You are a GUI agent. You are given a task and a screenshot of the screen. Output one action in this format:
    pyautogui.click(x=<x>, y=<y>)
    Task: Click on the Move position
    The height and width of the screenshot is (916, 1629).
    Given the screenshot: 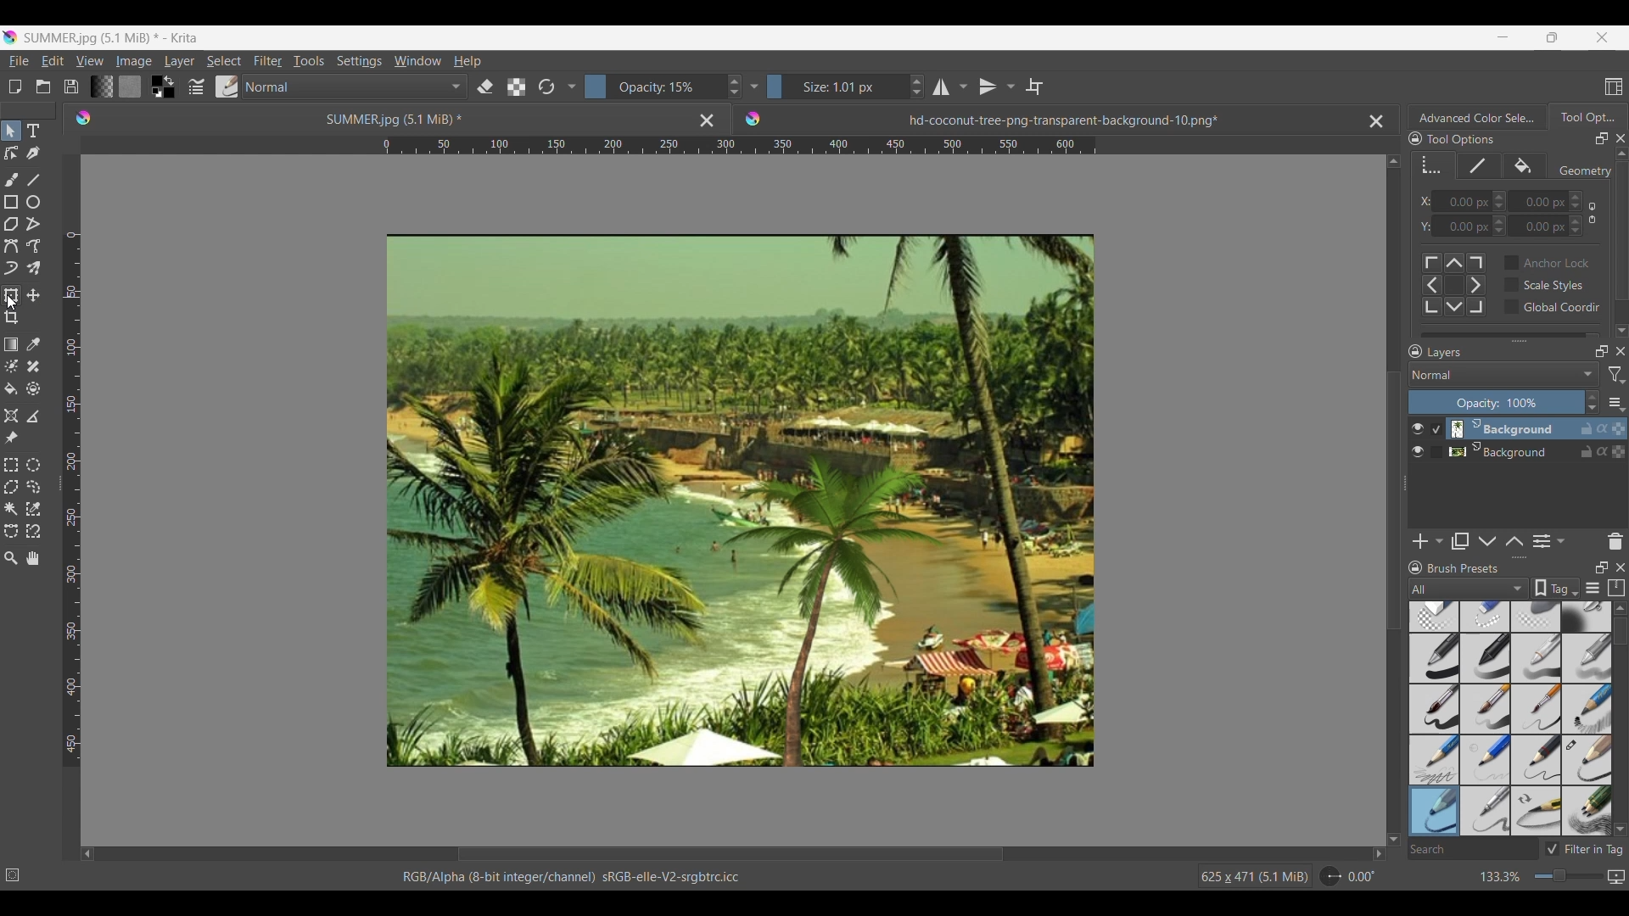 What is the action you would take?
    pyautogui.click(x=33, y=295)
    